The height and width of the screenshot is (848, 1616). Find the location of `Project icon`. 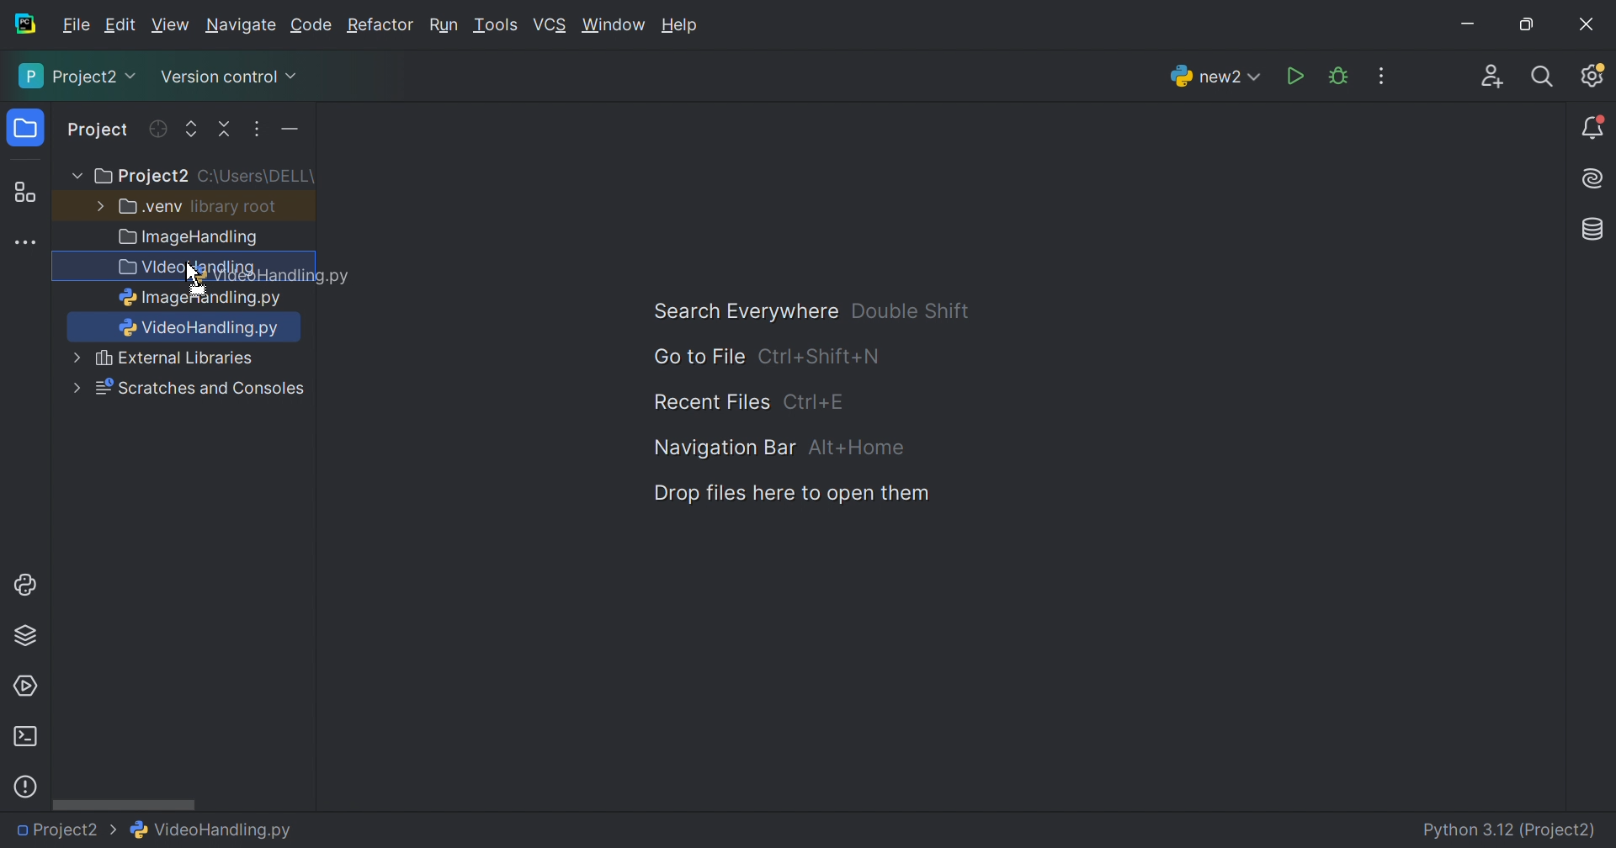

Project icon is located at coordinates (28, 129).